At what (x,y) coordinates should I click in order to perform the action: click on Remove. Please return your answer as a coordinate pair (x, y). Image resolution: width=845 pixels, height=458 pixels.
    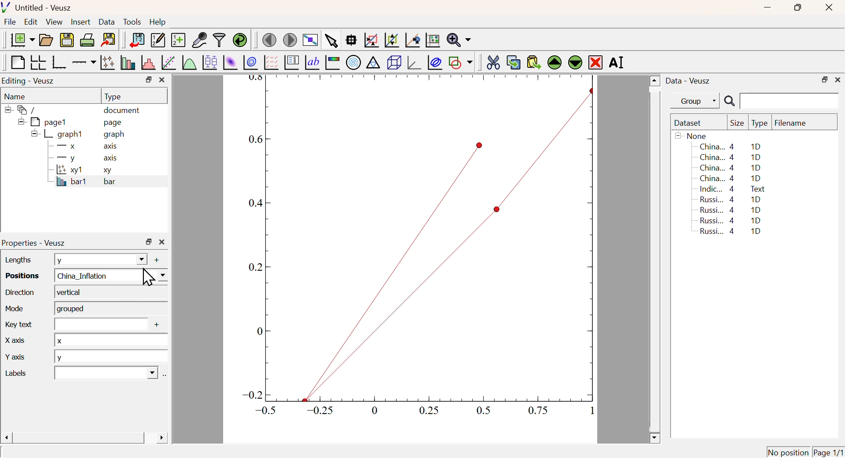
    Looking at the image, I should click on (596, 63).